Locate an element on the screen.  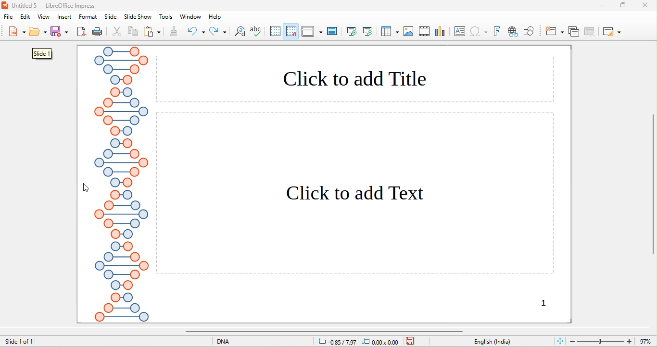
chart is located at coordinates (409, 32).